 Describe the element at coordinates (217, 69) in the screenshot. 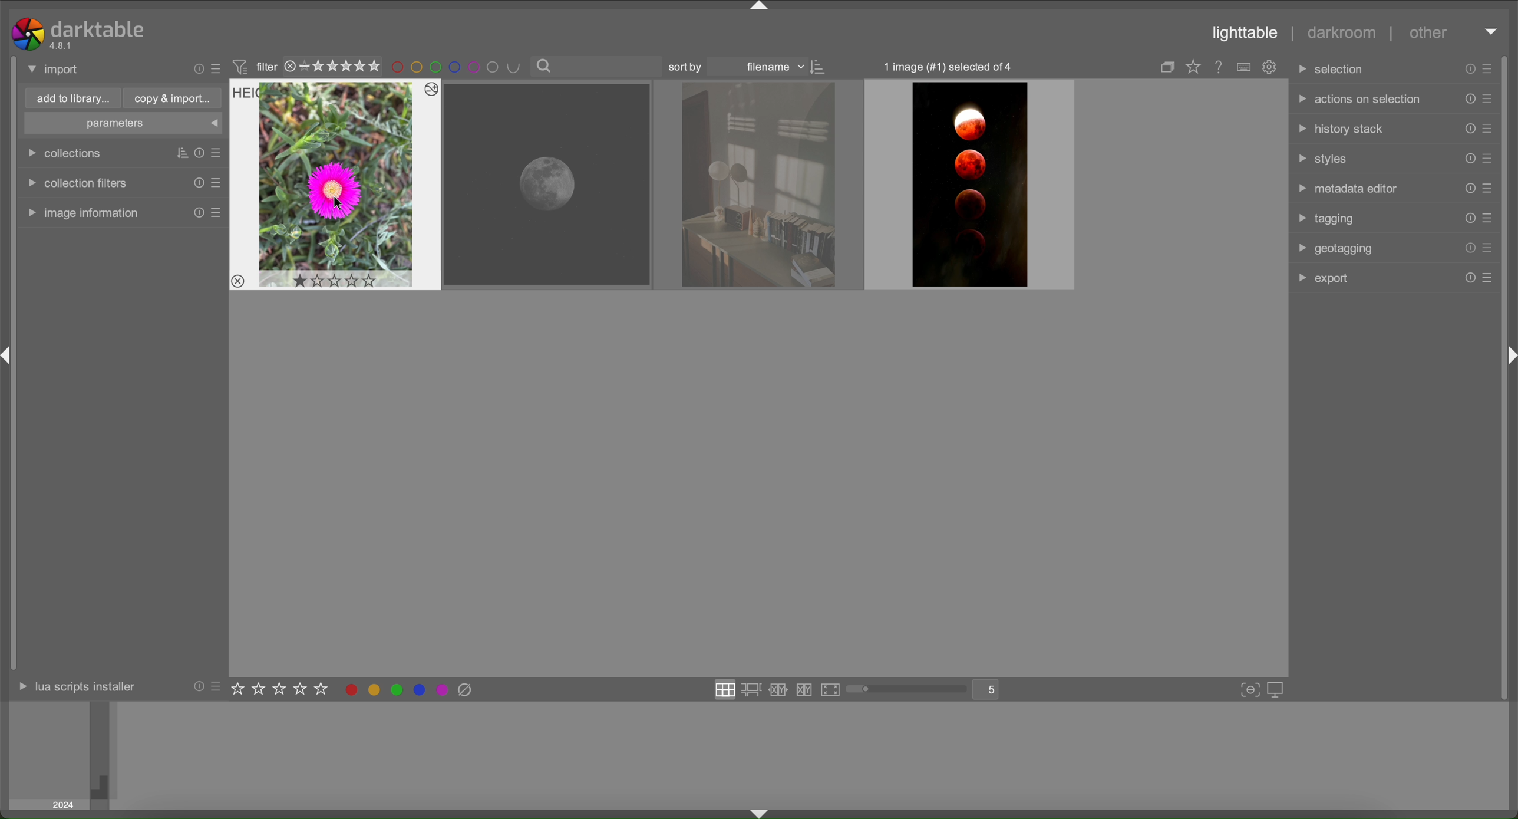

I see `presets` at that location.